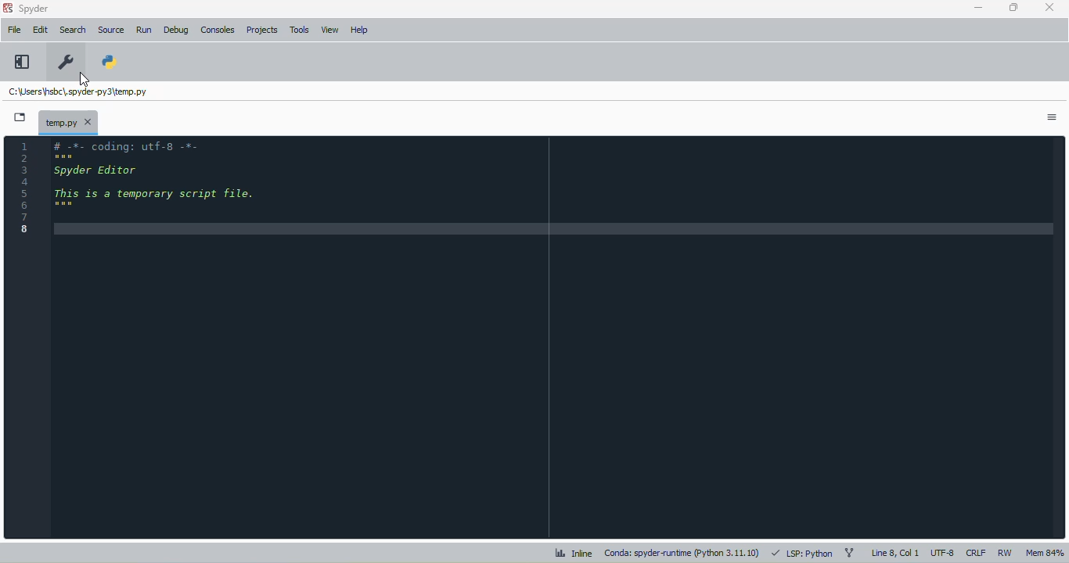 The width and height of the screenshot is (1069, 563). I want to click on conda: spyder-runtime (python 3. 11. 10), so click(683, 552).